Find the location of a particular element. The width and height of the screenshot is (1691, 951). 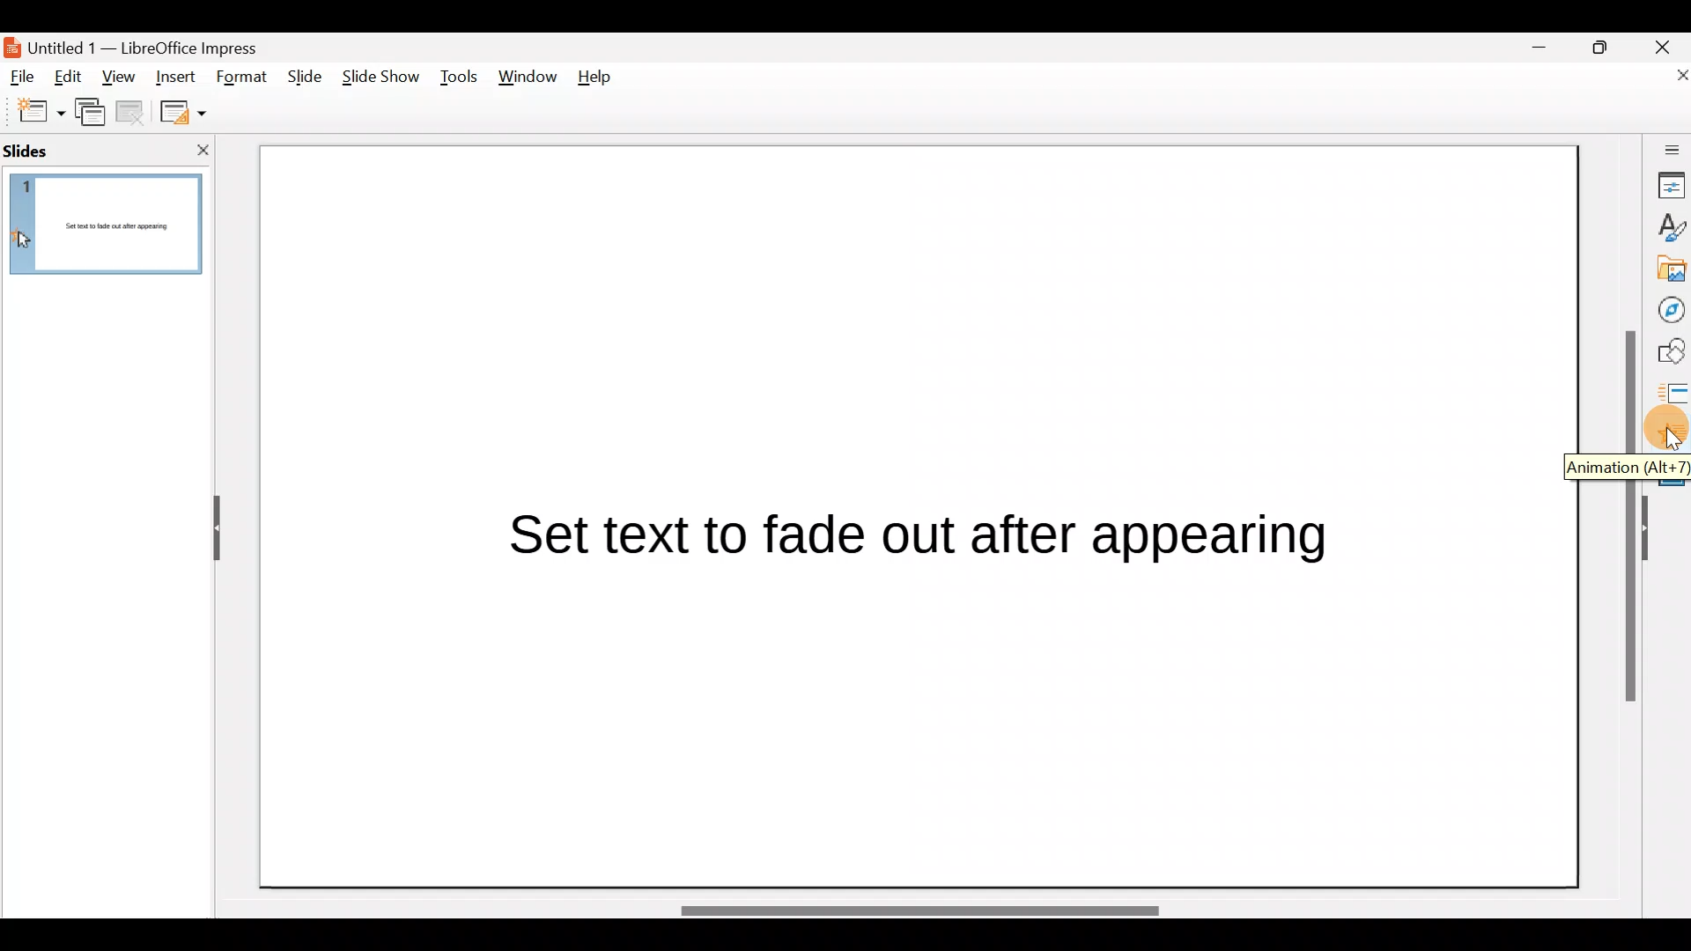

Master slides is located at coordinates (1675, 483).